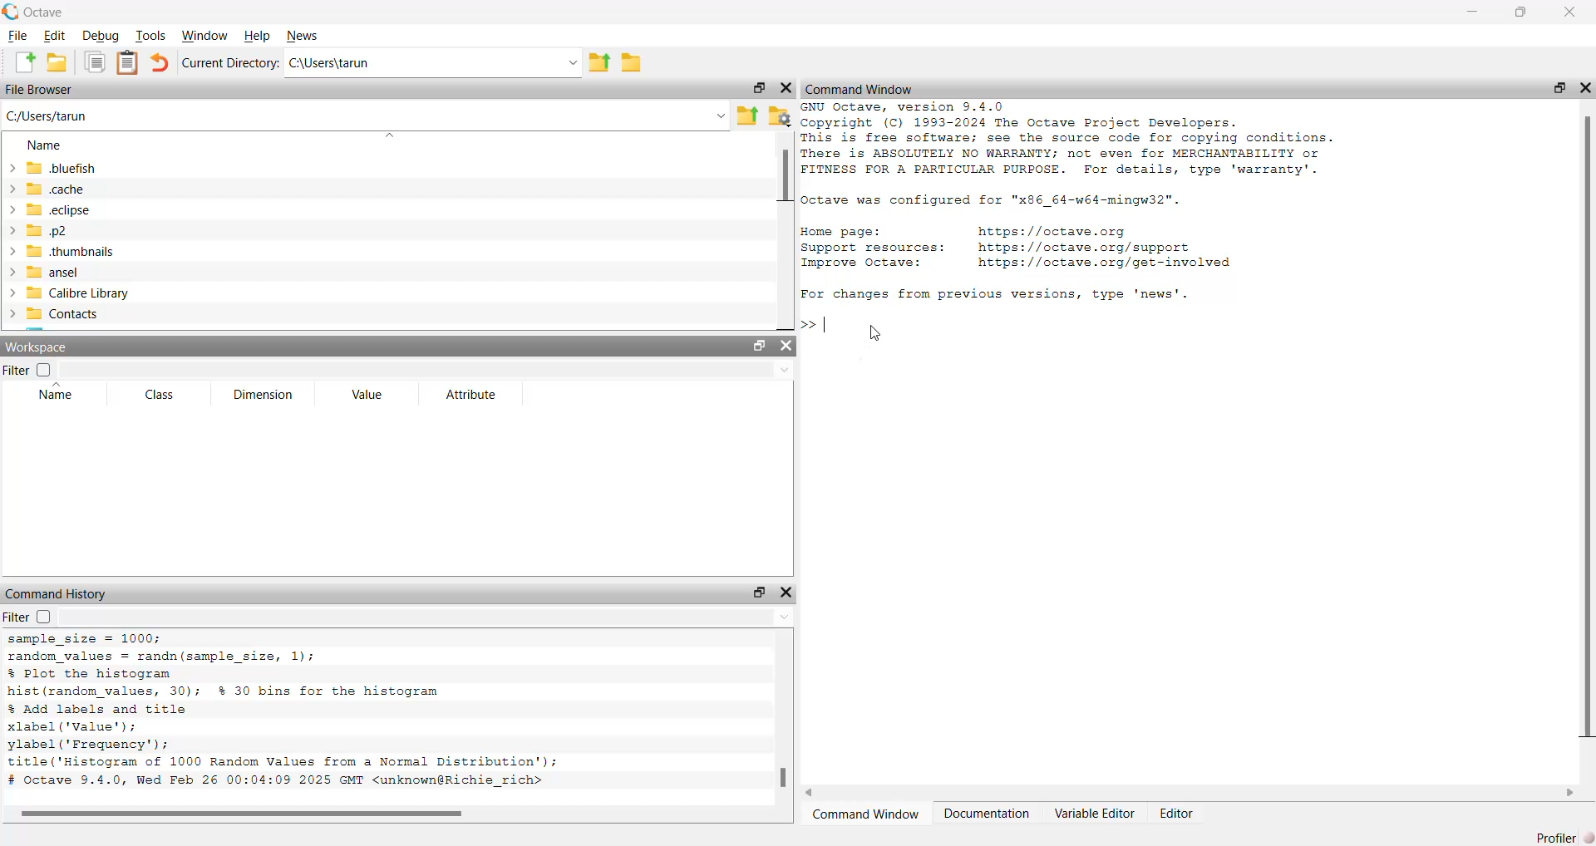  I want to click on dropdown, so click(783, 617).